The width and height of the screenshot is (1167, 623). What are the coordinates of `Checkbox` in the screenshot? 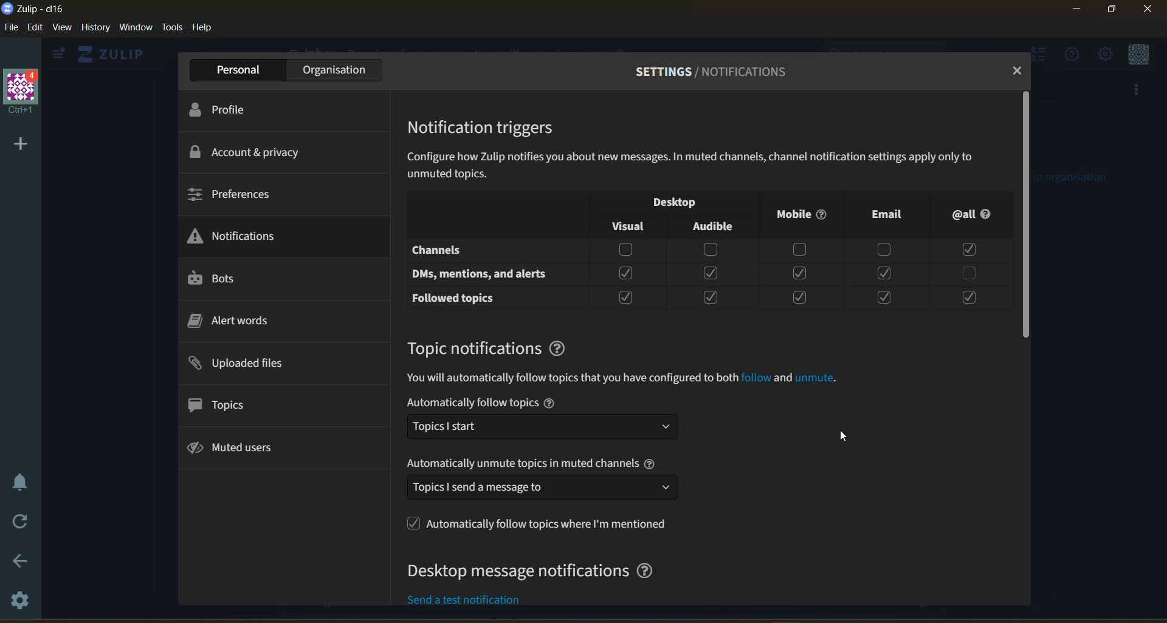 It's located at (714, 297).